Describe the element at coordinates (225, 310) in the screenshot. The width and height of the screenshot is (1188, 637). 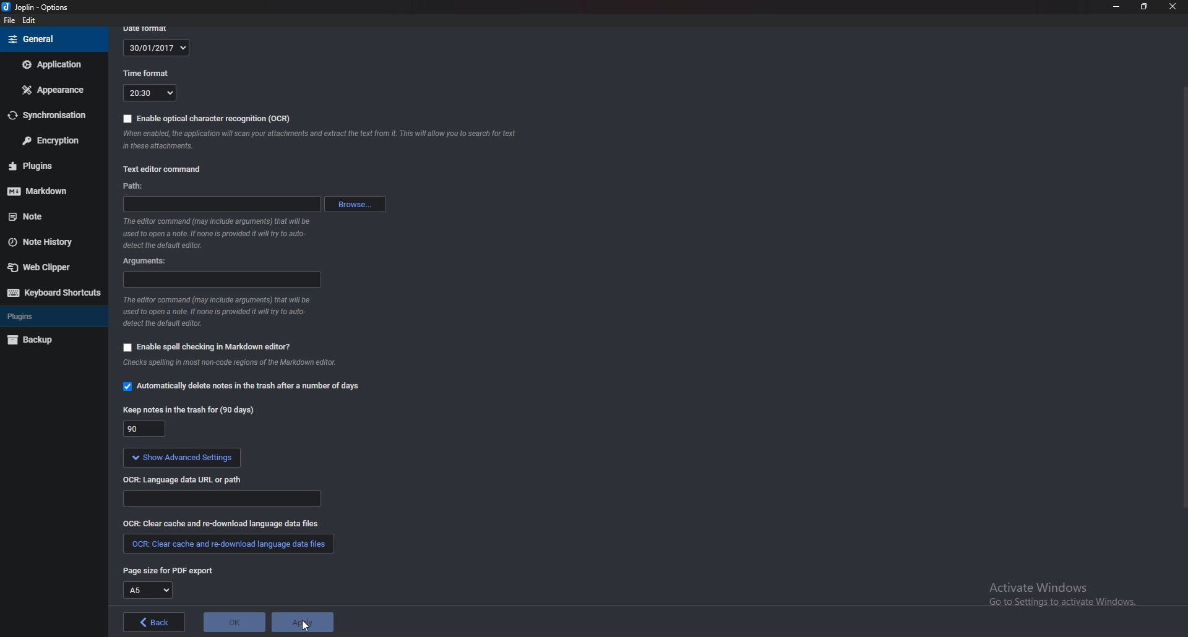
I see `Info on editor command` at that location.